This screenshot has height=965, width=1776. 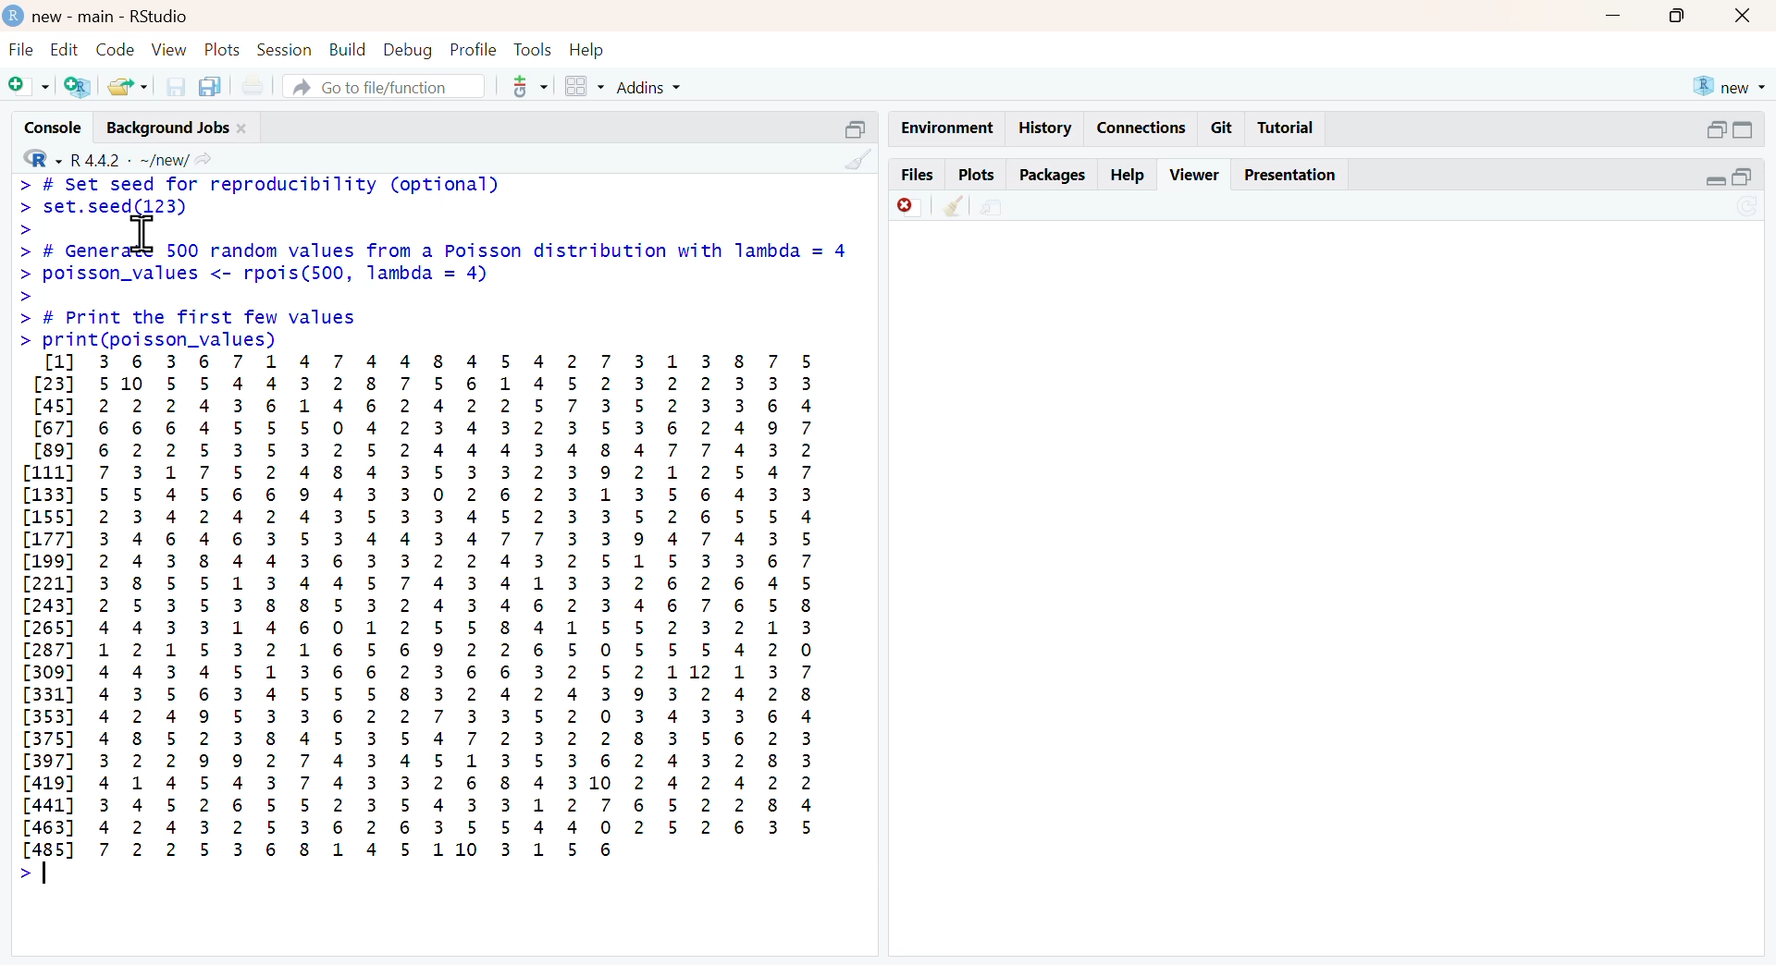 I want to click on add R file, so click(x=80, y=86).